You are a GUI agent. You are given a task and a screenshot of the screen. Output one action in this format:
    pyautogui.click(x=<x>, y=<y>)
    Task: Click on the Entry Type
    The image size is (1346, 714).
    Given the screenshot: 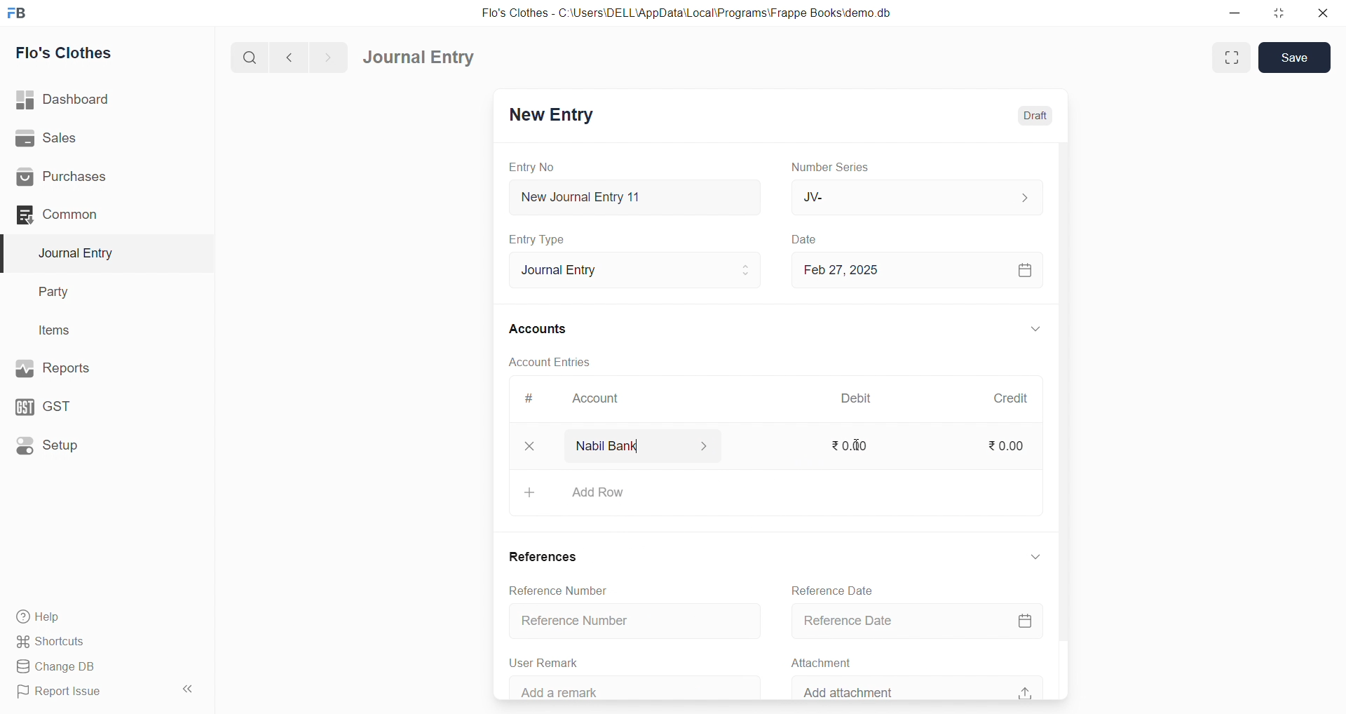 What is the action you would take?
    pyautogui.click(x=538, y=240)
    